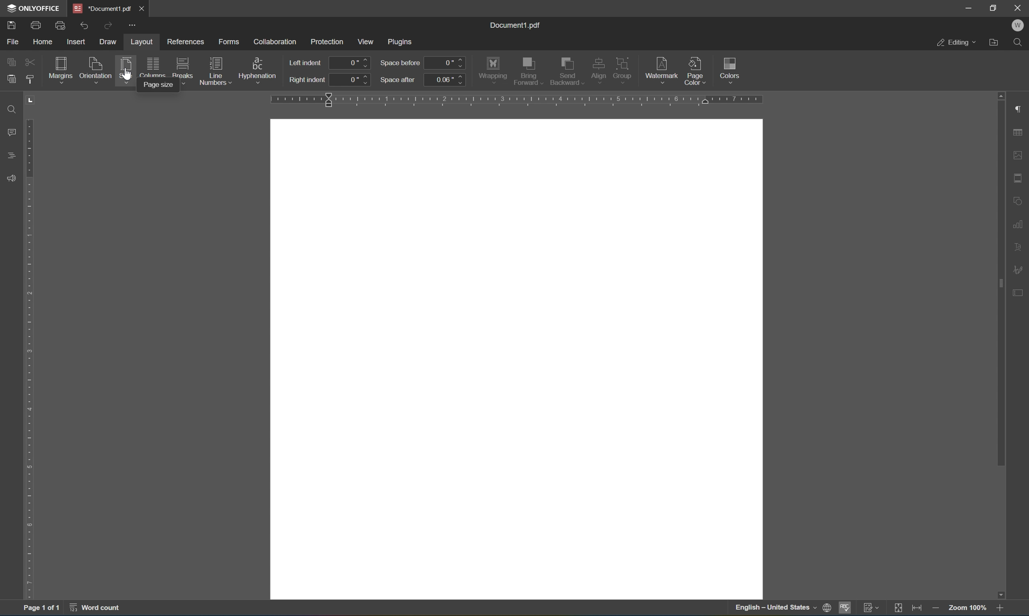 This screenshot has width=1029, height=616. What do you see at coordinates (13, 41) in the screenshot?
I see `file` at bounding box center [13, 41].